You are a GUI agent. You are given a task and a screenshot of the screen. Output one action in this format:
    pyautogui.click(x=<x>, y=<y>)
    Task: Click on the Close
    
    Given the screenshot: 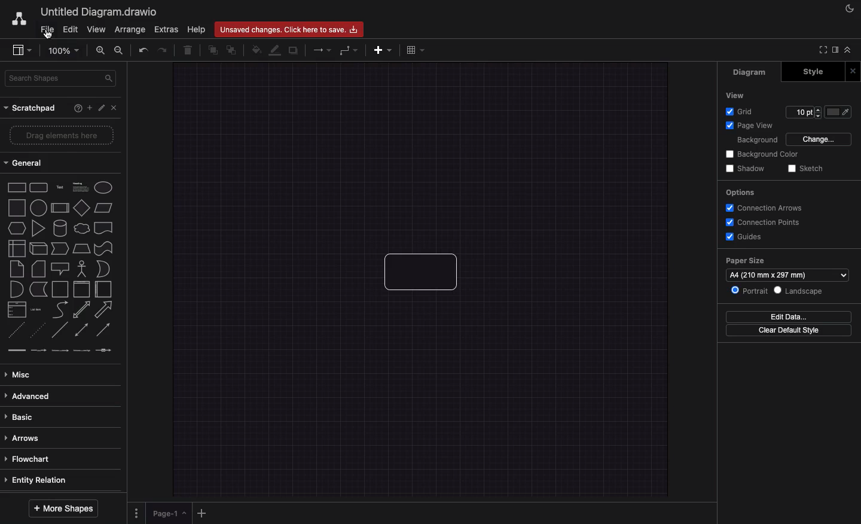 What is the action you would take?
    pyautogui.click(x=853, y=72)
    